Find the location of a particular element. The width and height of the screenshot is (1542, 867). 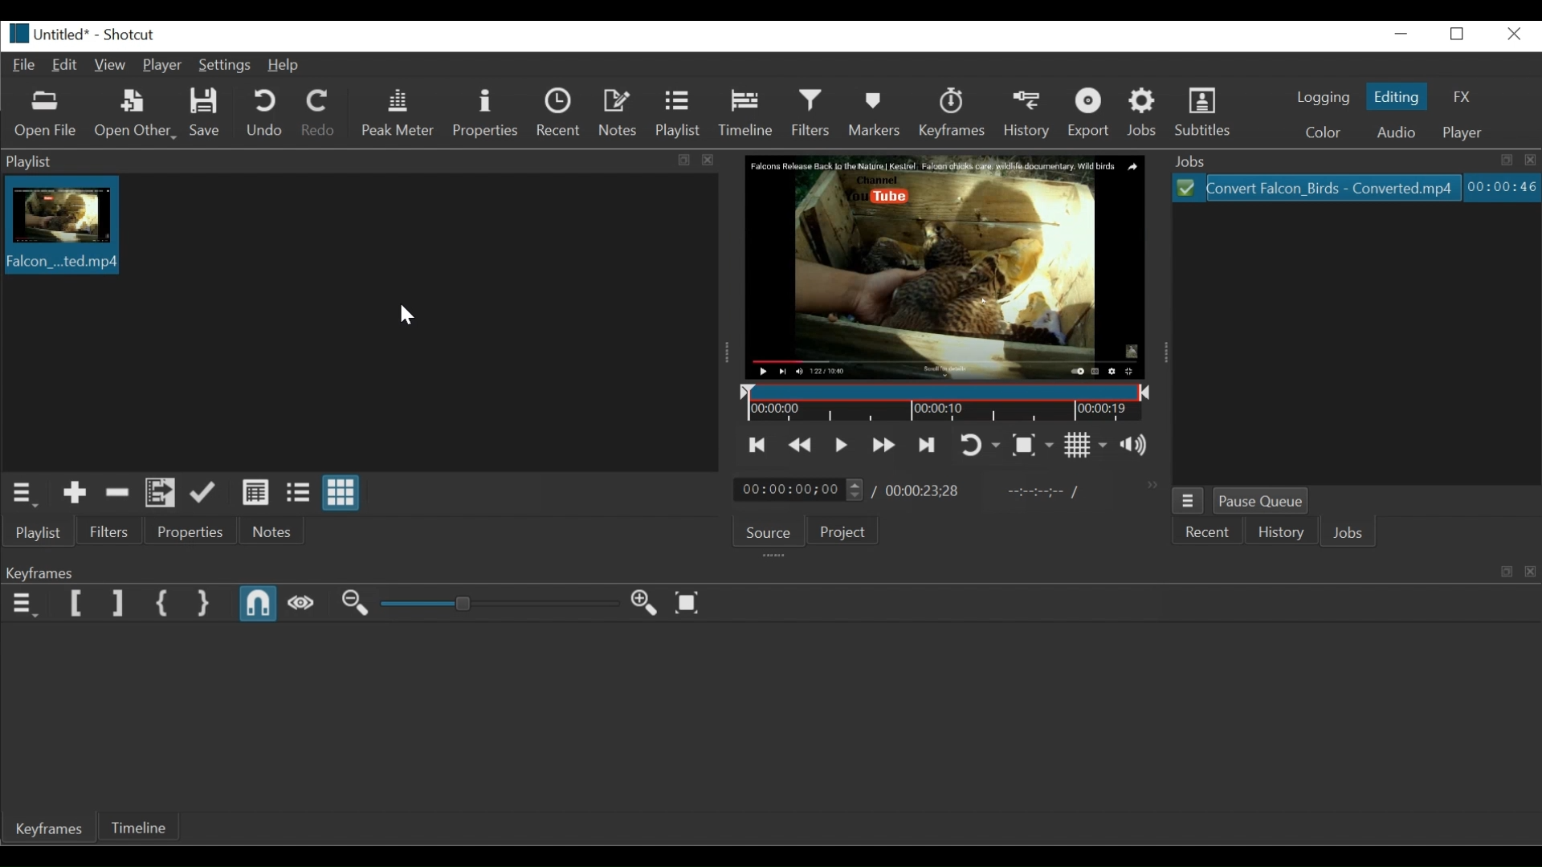

Play quickly forward is located at coordinates (883, 445).